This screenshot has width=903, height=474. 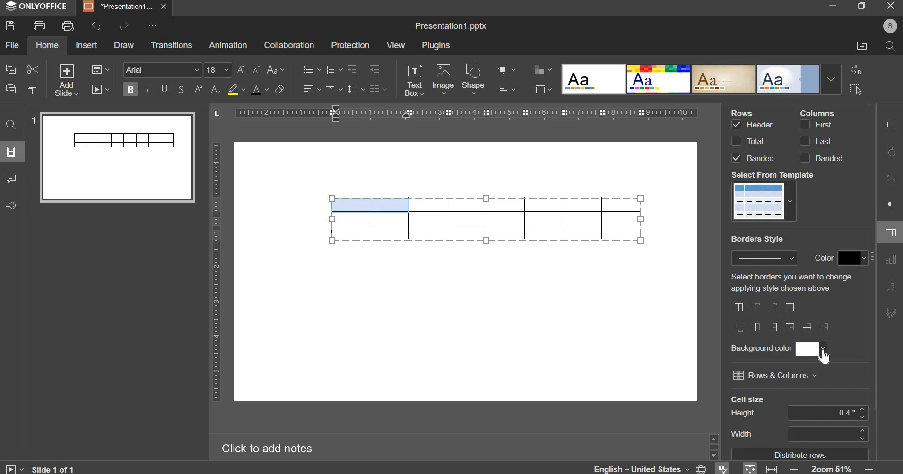 I want to click on zoom & fit, so click(x=807, y=468).